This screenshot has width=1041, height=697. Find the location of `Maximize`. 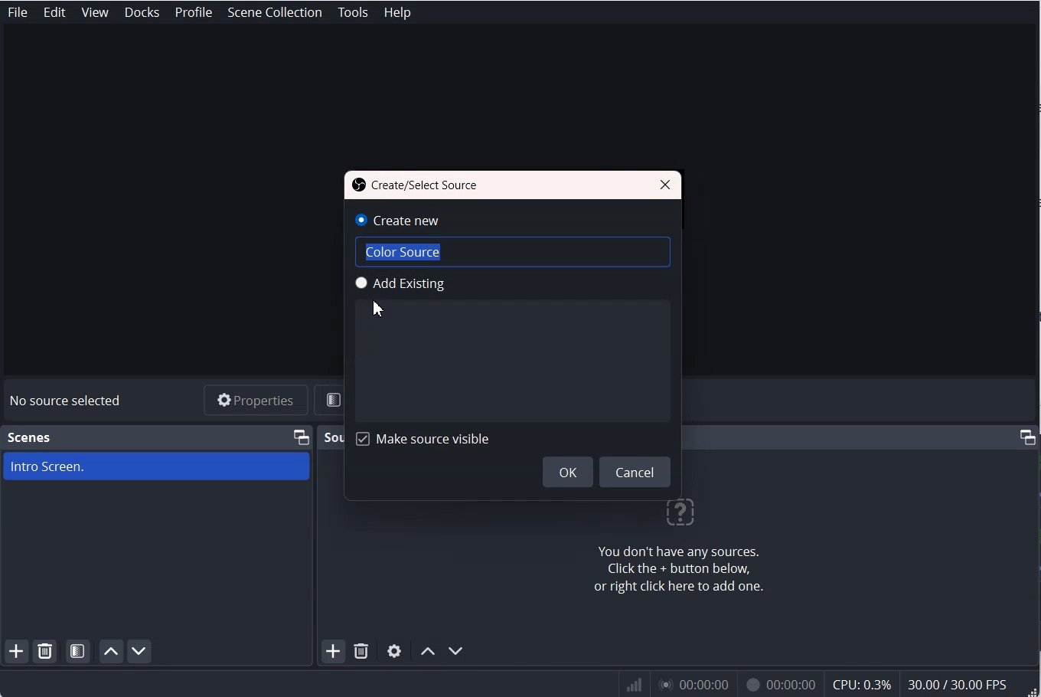

Maximize is located at coordinates (1027, 437).